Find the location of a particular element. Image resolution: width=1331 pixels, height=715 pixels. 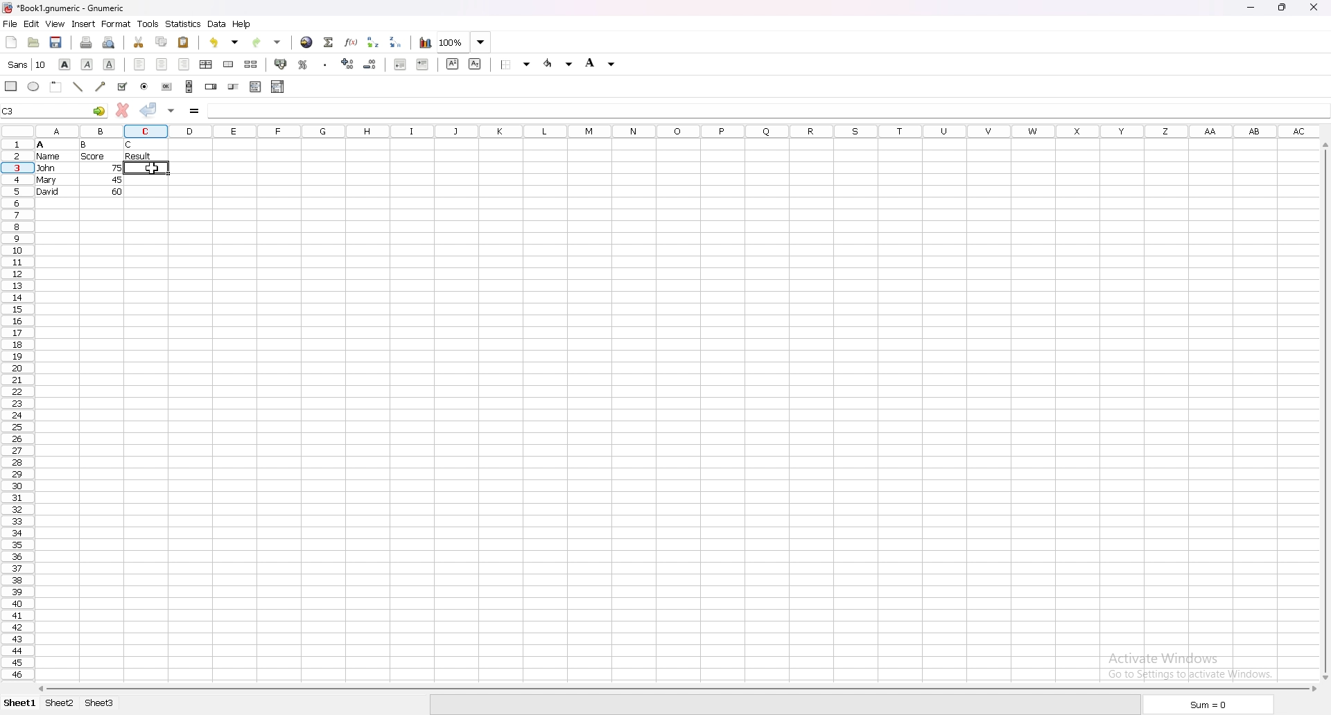

summation is located at coordinates (329, 43).